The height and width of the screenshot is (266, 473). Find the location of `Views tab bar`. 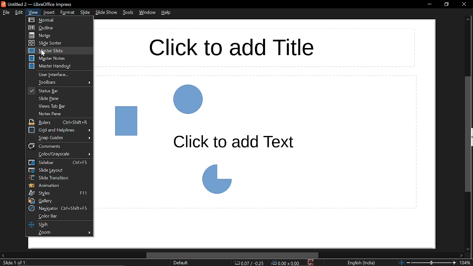

Views tab bar is located at coordinates (59, 106).